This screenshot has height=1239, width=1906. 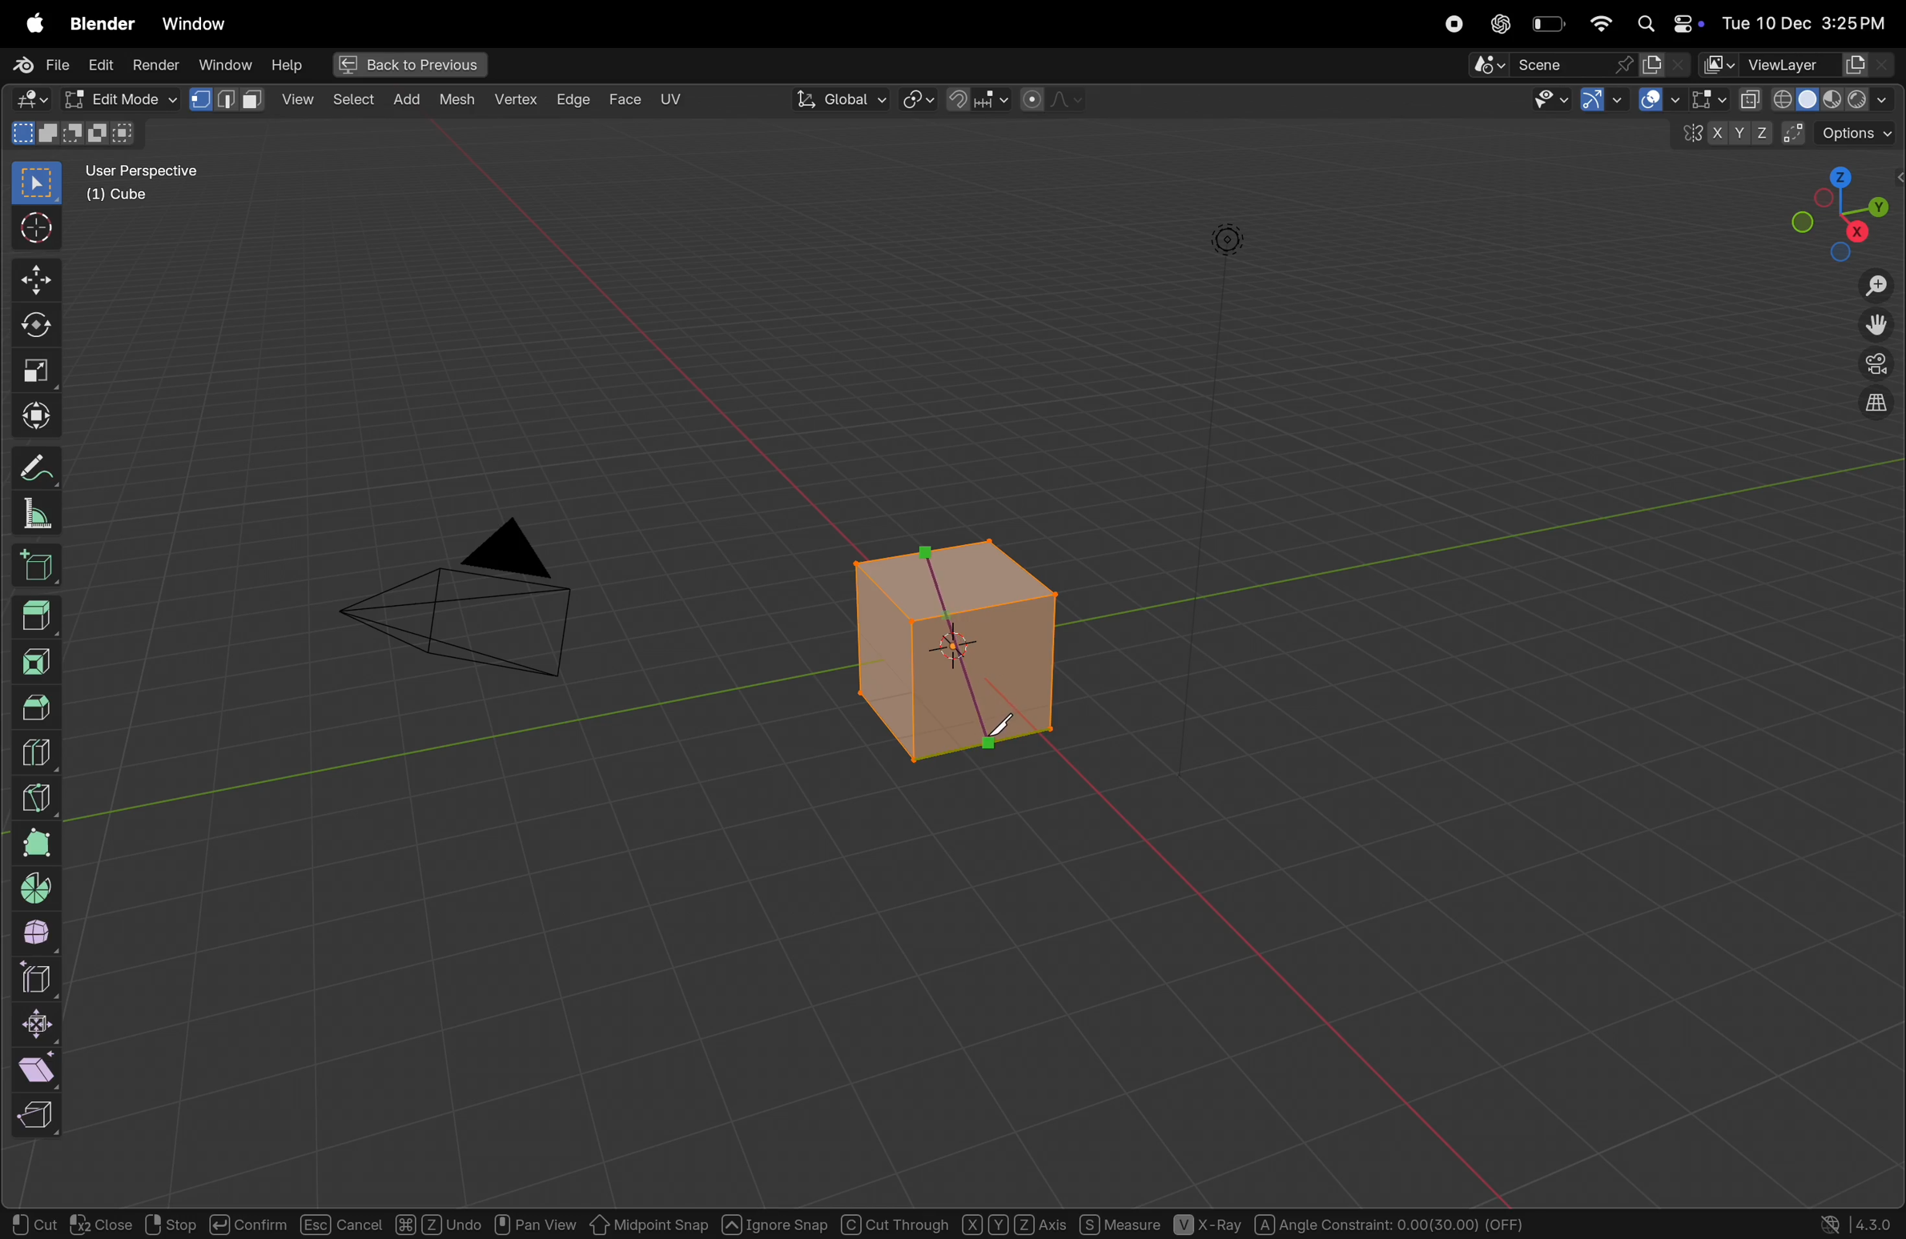 What do you see at coordinates (1598, 23) in the screenshot?
I see `Wifi` at bounding box center [1598, 23].